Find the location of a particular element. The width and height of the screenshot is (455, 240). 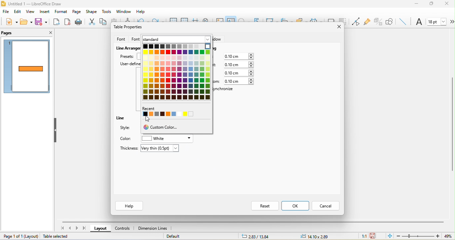

style is located at coordinates (128, 128).